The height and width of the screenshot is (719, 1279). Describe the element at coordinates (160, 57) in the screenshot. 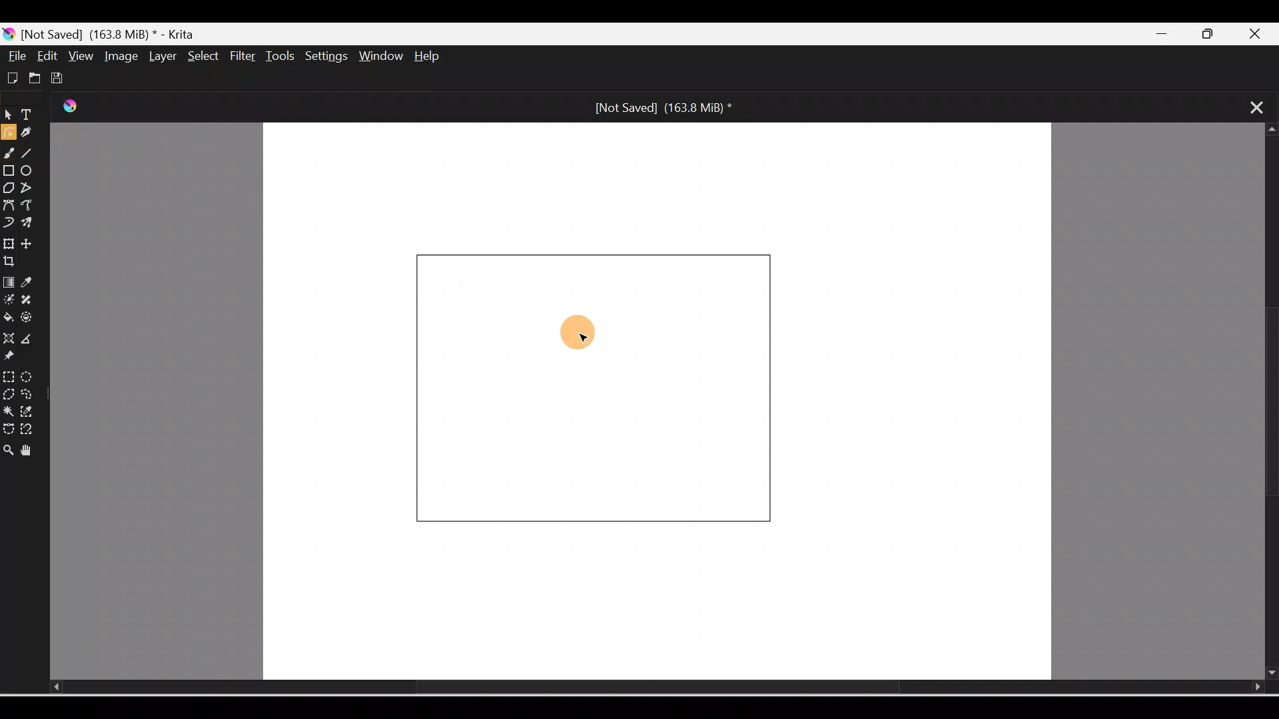

I see `Layer` at that location.